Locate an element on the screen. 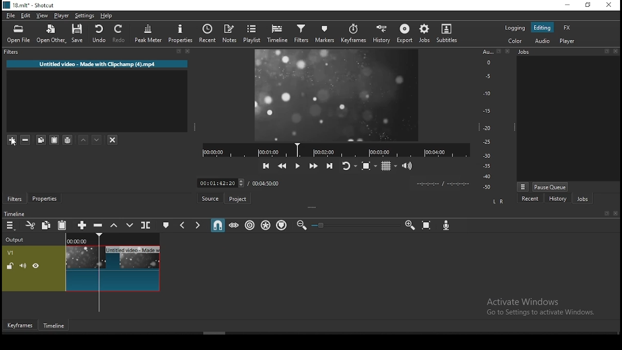 This screenshot has width=622, height=350. next marker is located at coordinates (198, 224).